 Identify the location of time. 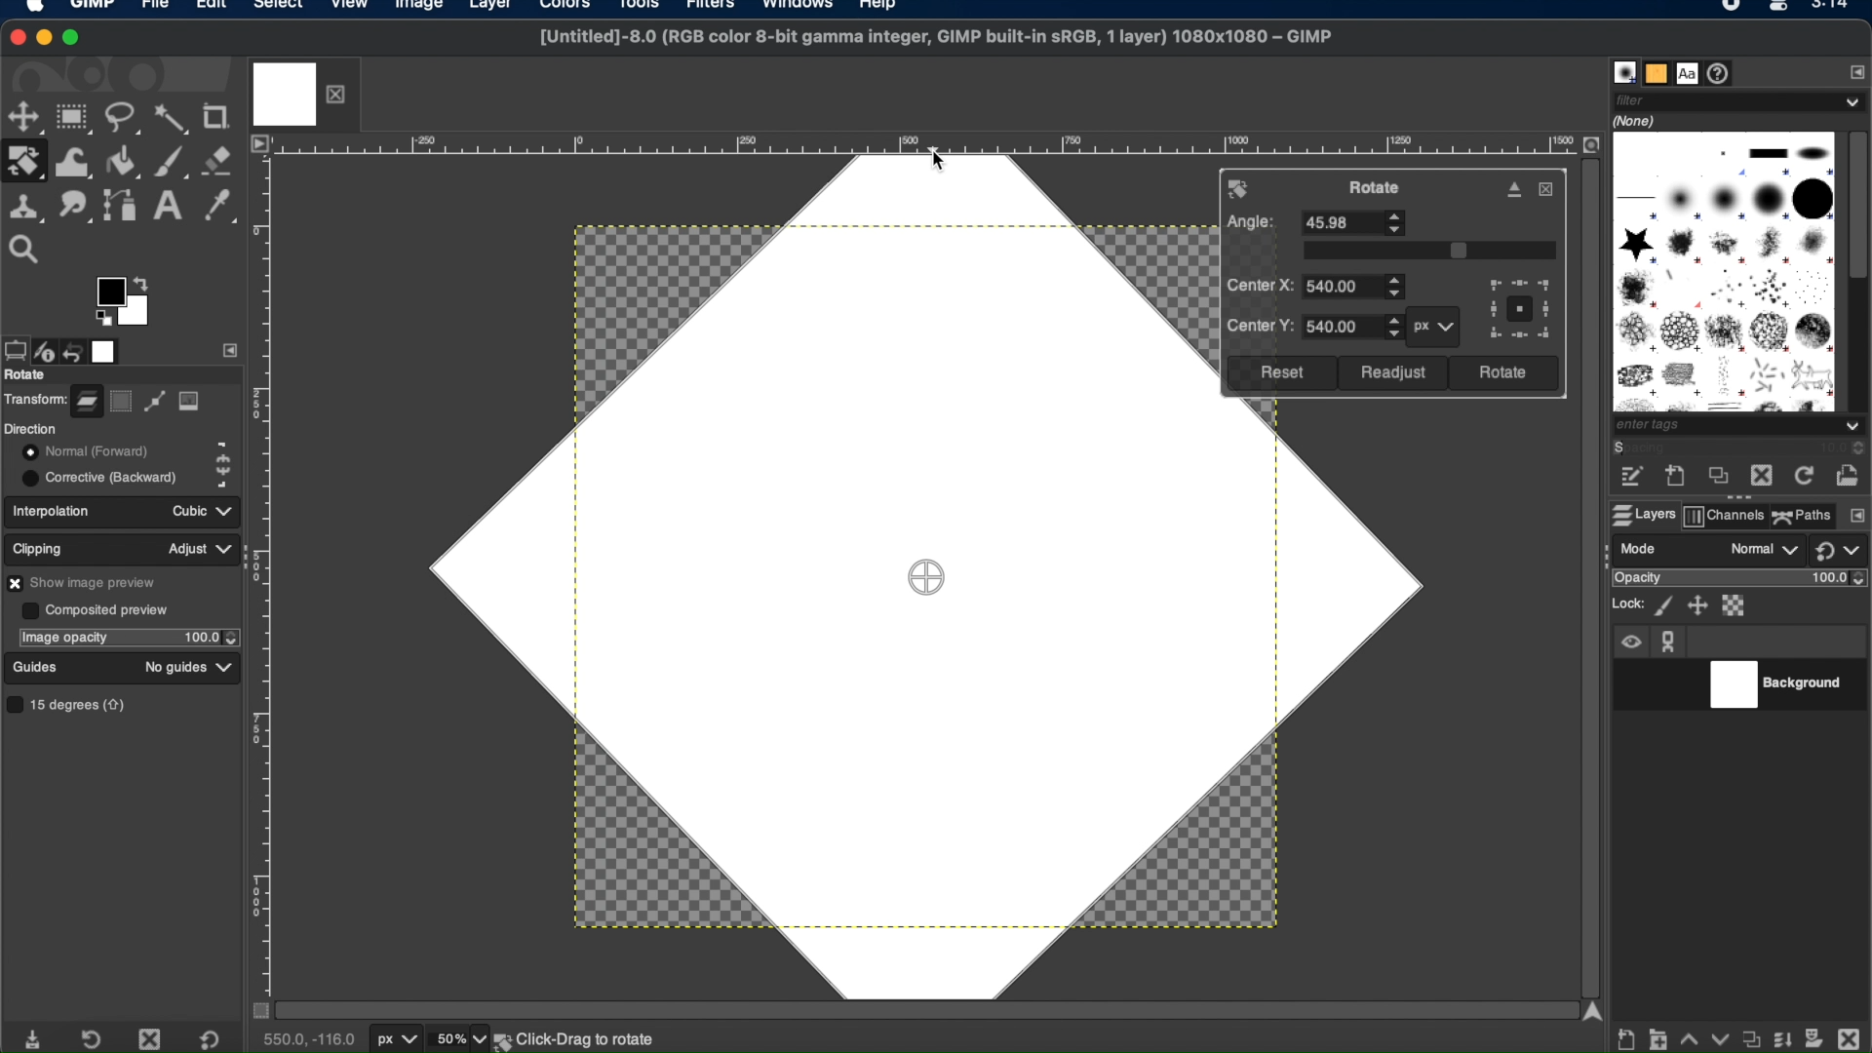
(1833, 11).